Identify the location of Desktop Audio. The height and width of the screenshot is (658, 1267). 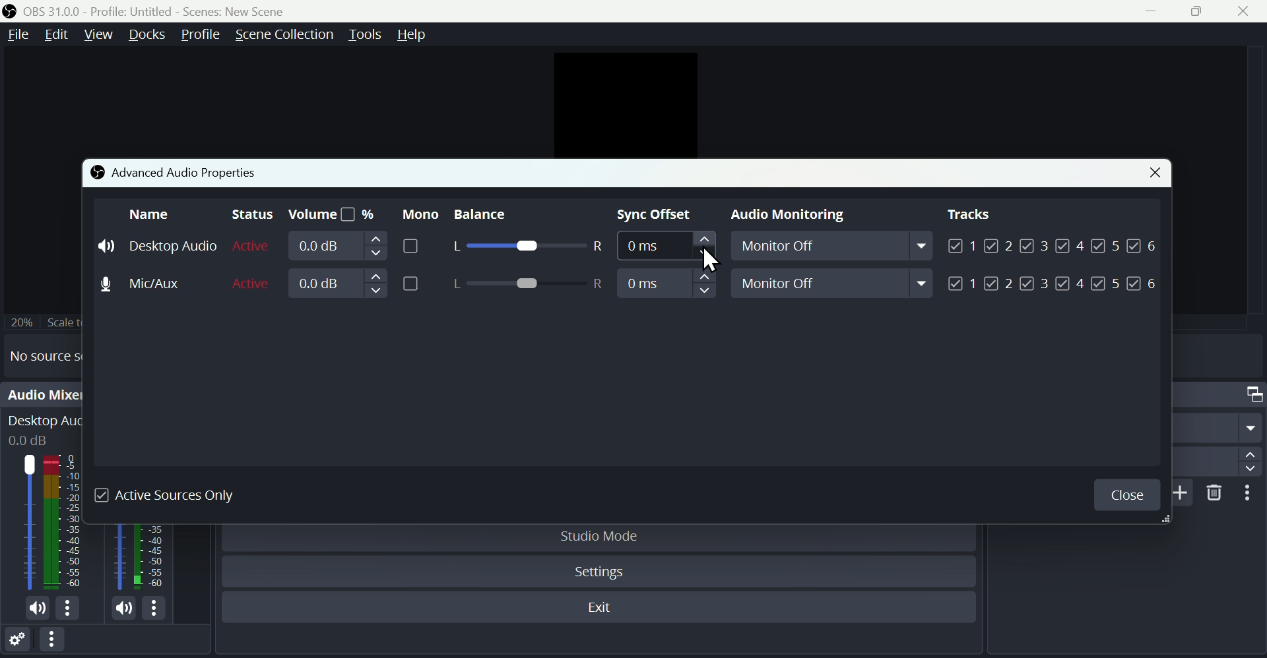
(65, 522).